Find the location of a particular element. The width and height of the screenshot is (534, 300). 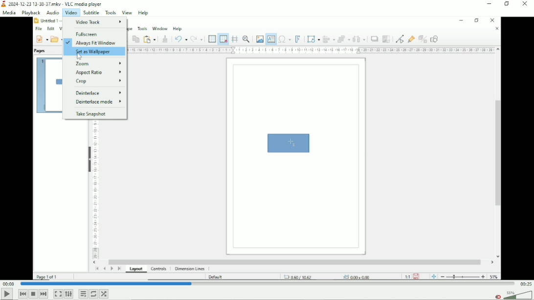

Deinterlace is located at coordinates (98, 92).